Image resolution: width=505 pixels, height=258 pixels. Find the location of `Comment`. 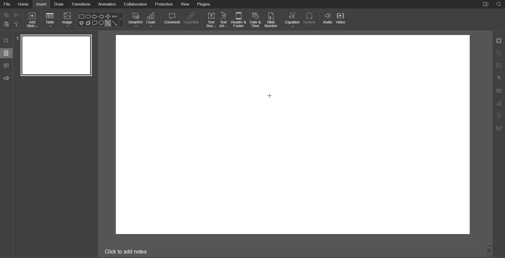

Comment is located at coordinates (172, 20).